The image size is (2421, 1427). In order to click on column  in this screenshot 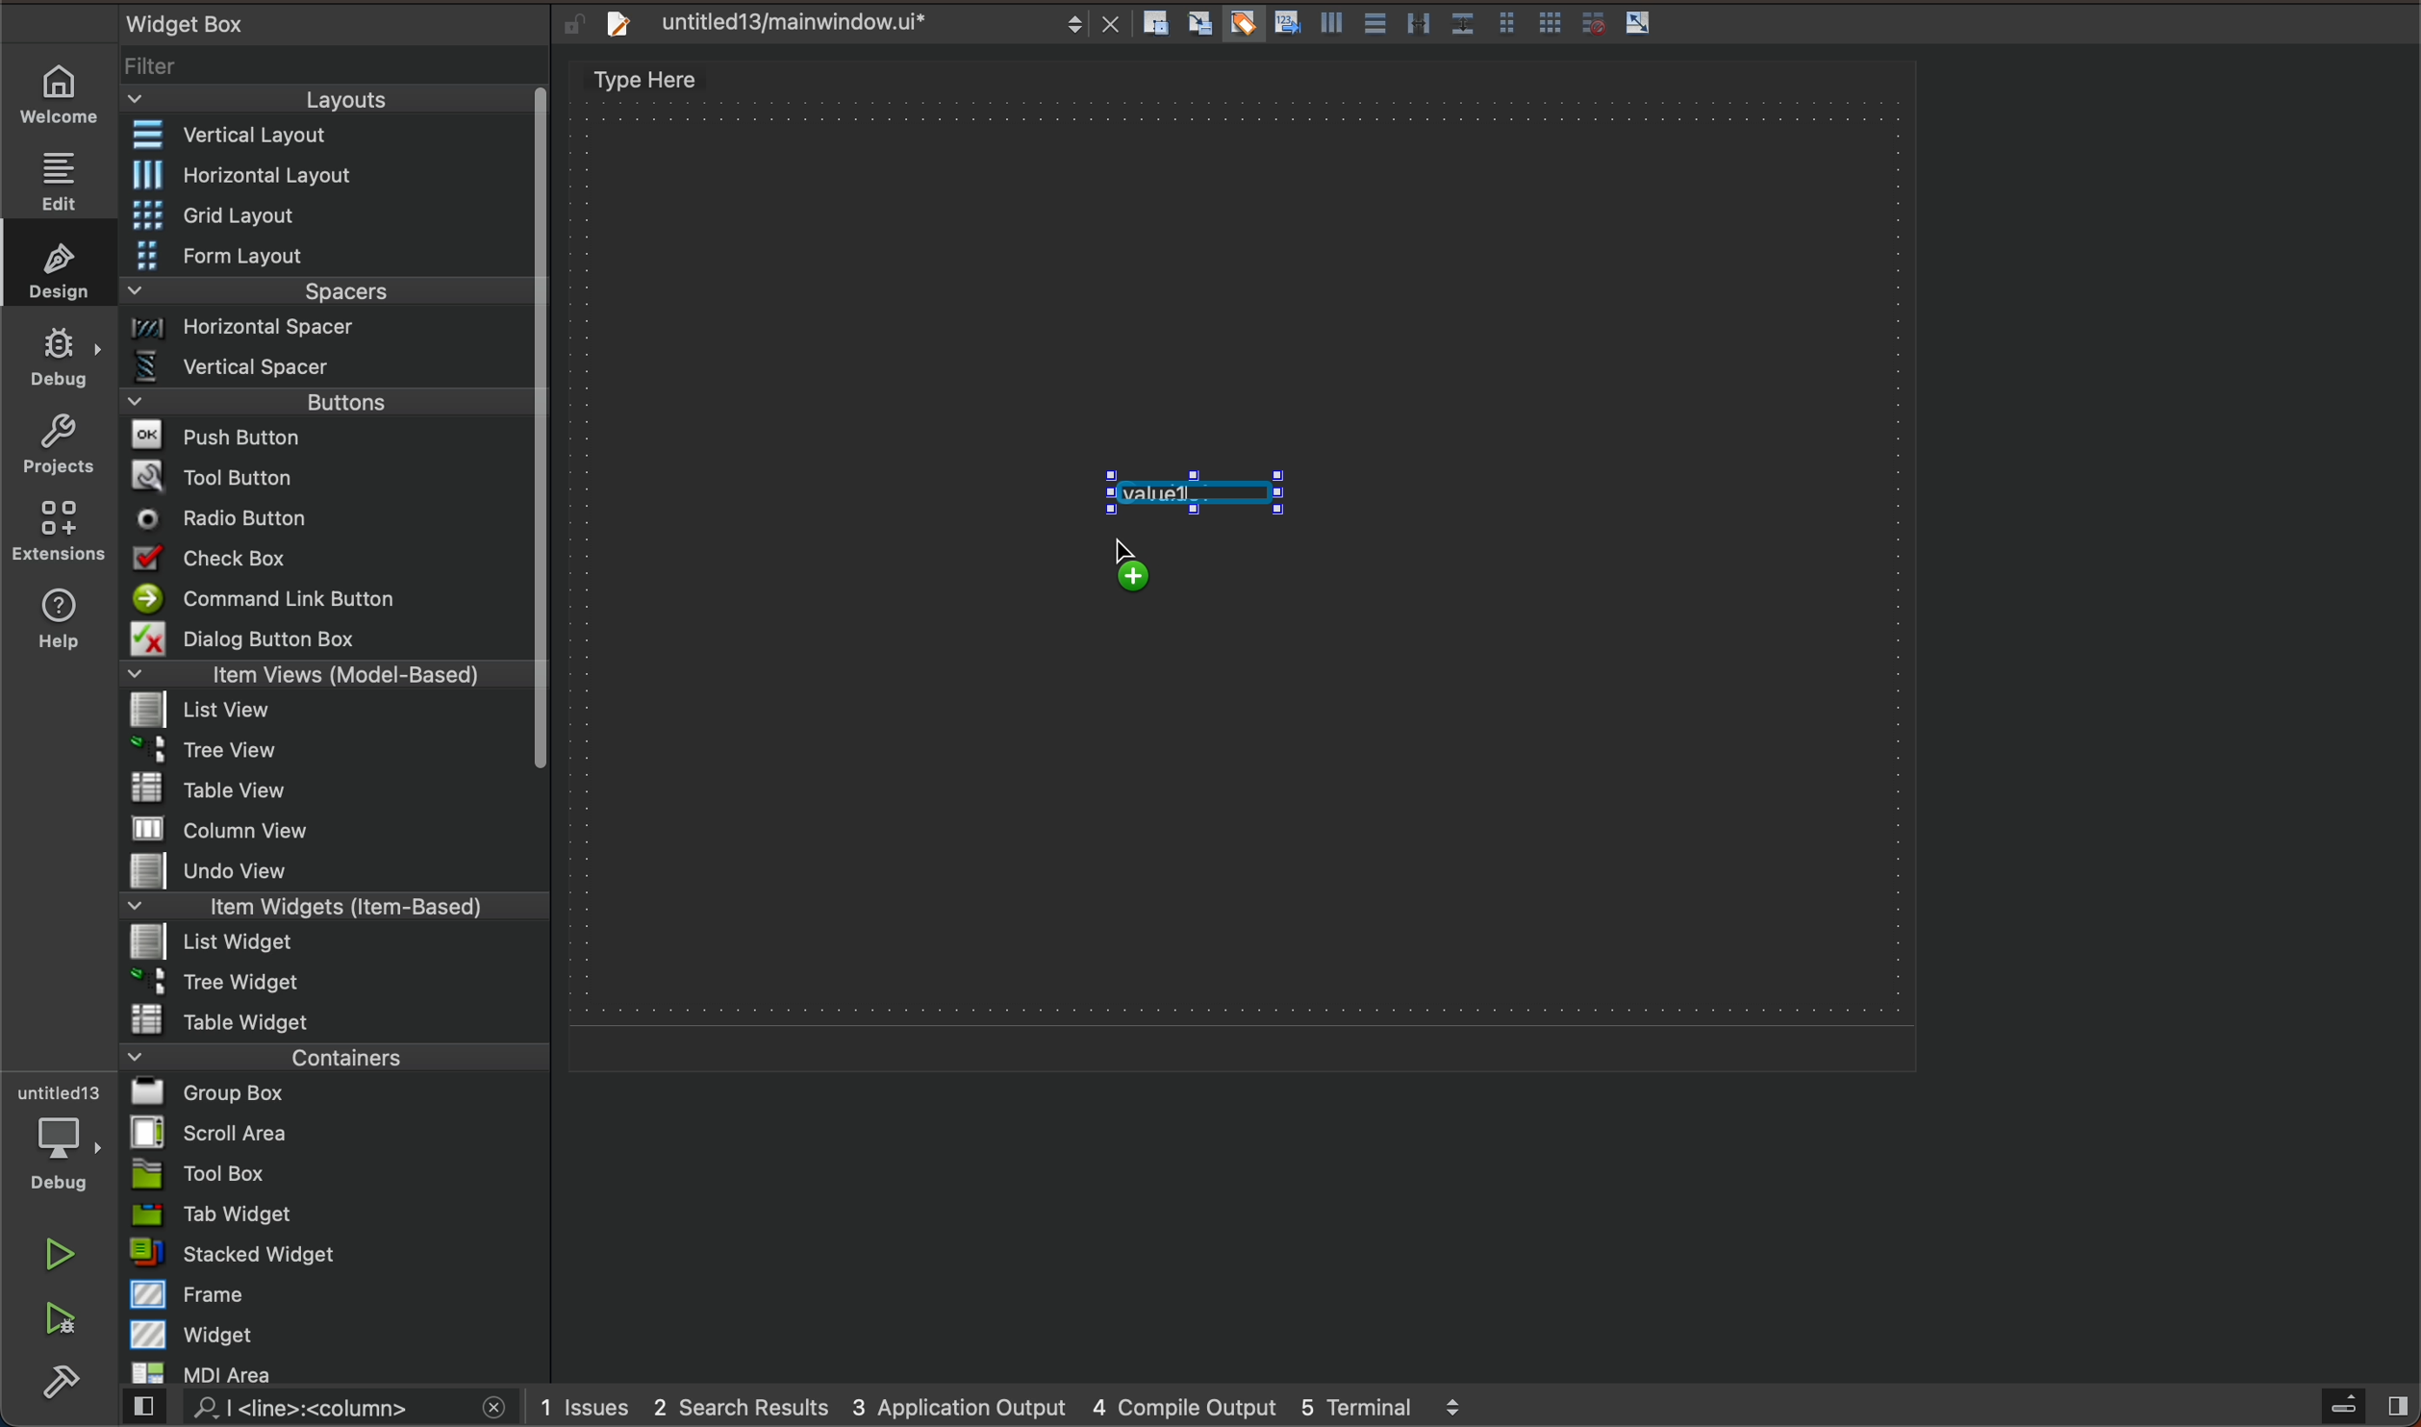, I will do `click(337, 827)`.